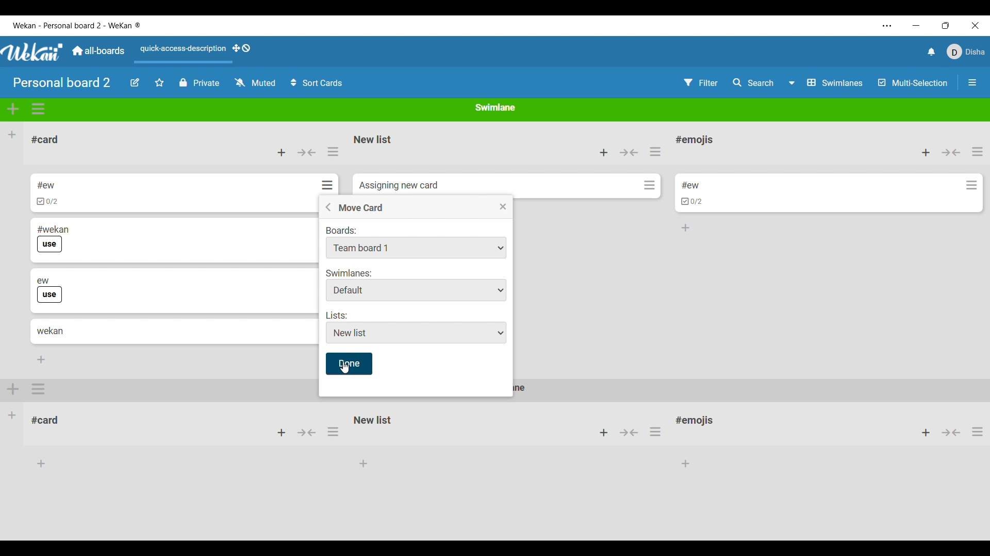 The width and height of the screenshot is (990, 556). I want to click on Main dashboard, so click(97, 50).